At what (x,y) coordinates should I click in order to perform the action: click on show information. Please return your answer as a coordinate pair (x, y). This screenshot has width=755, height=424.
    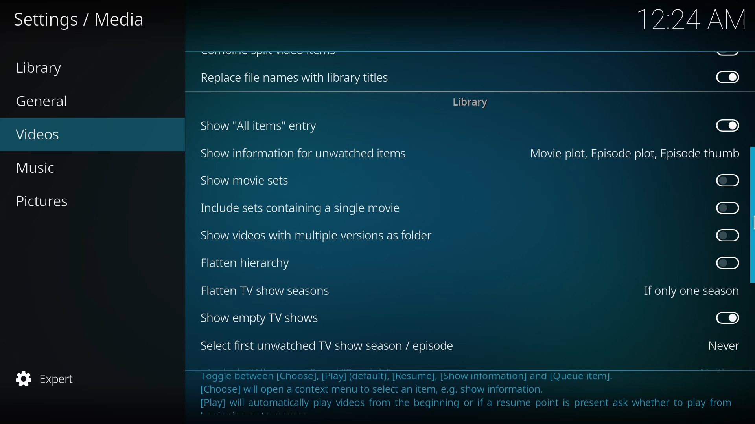
    Looking at the image, I should click on (300, 154).